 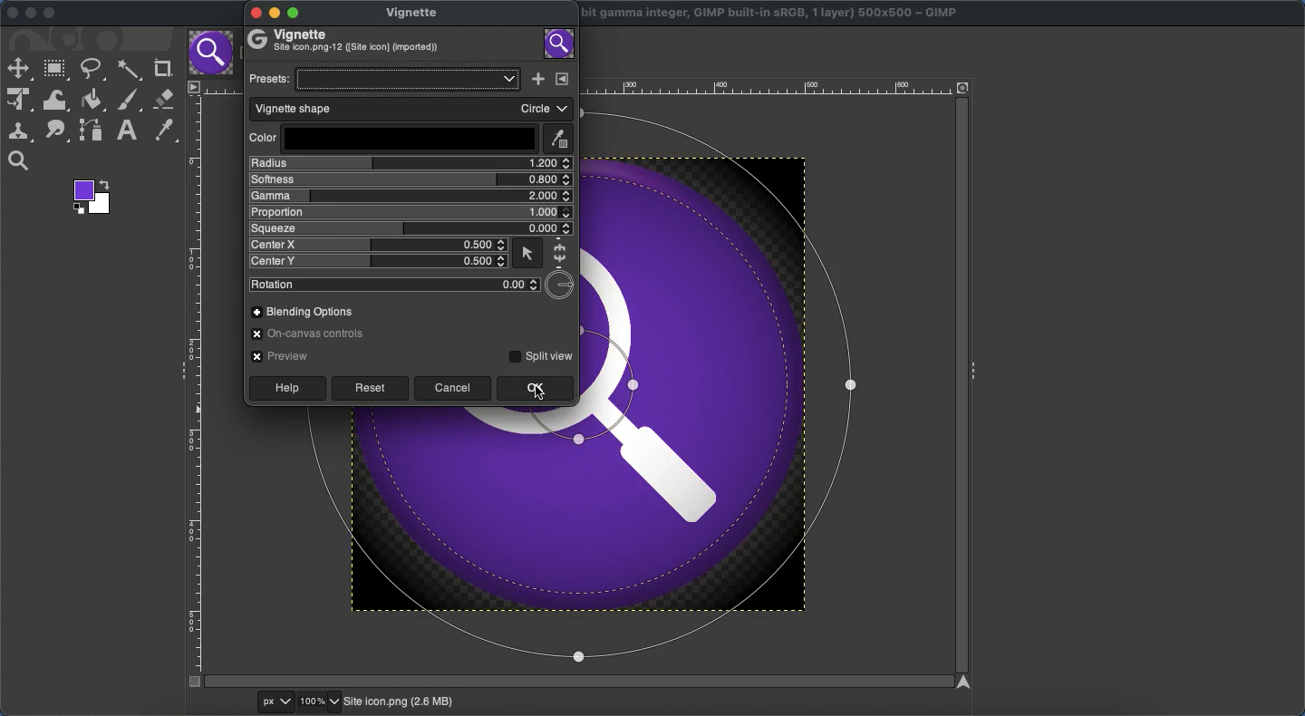 What do you see at coordinates (407, 228) in the screenshot?
I see `Squeeze` at bounding box center [407, 228].